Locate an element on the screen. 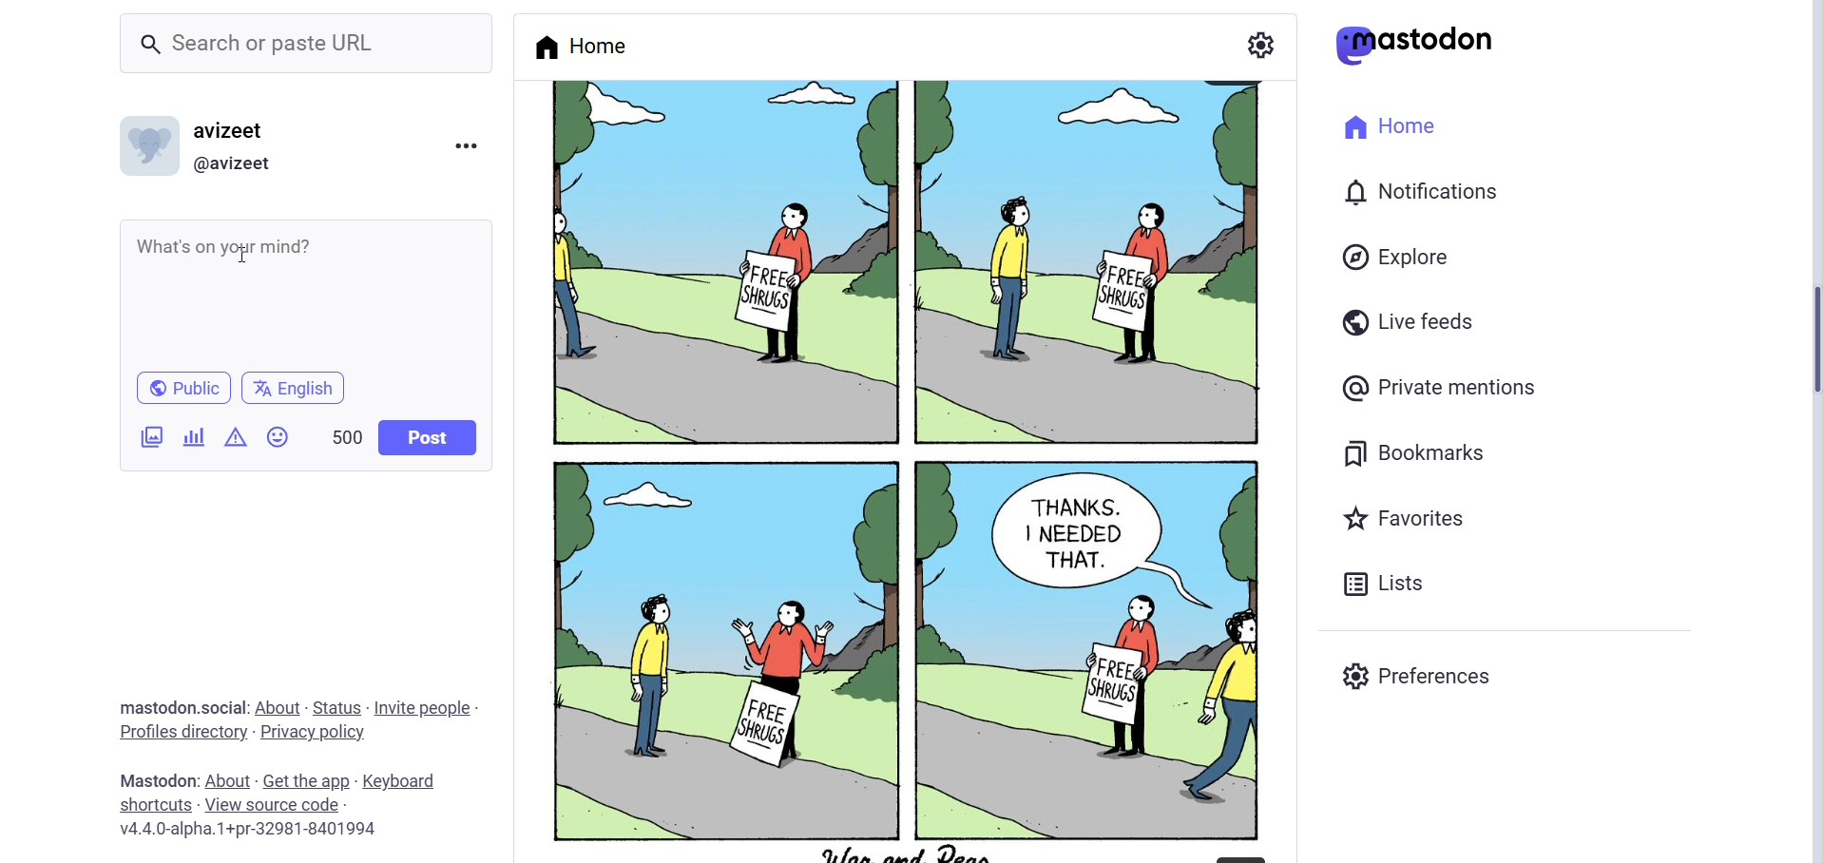 The image size is (1823, 863). Text is located at coordinates (155, 779).